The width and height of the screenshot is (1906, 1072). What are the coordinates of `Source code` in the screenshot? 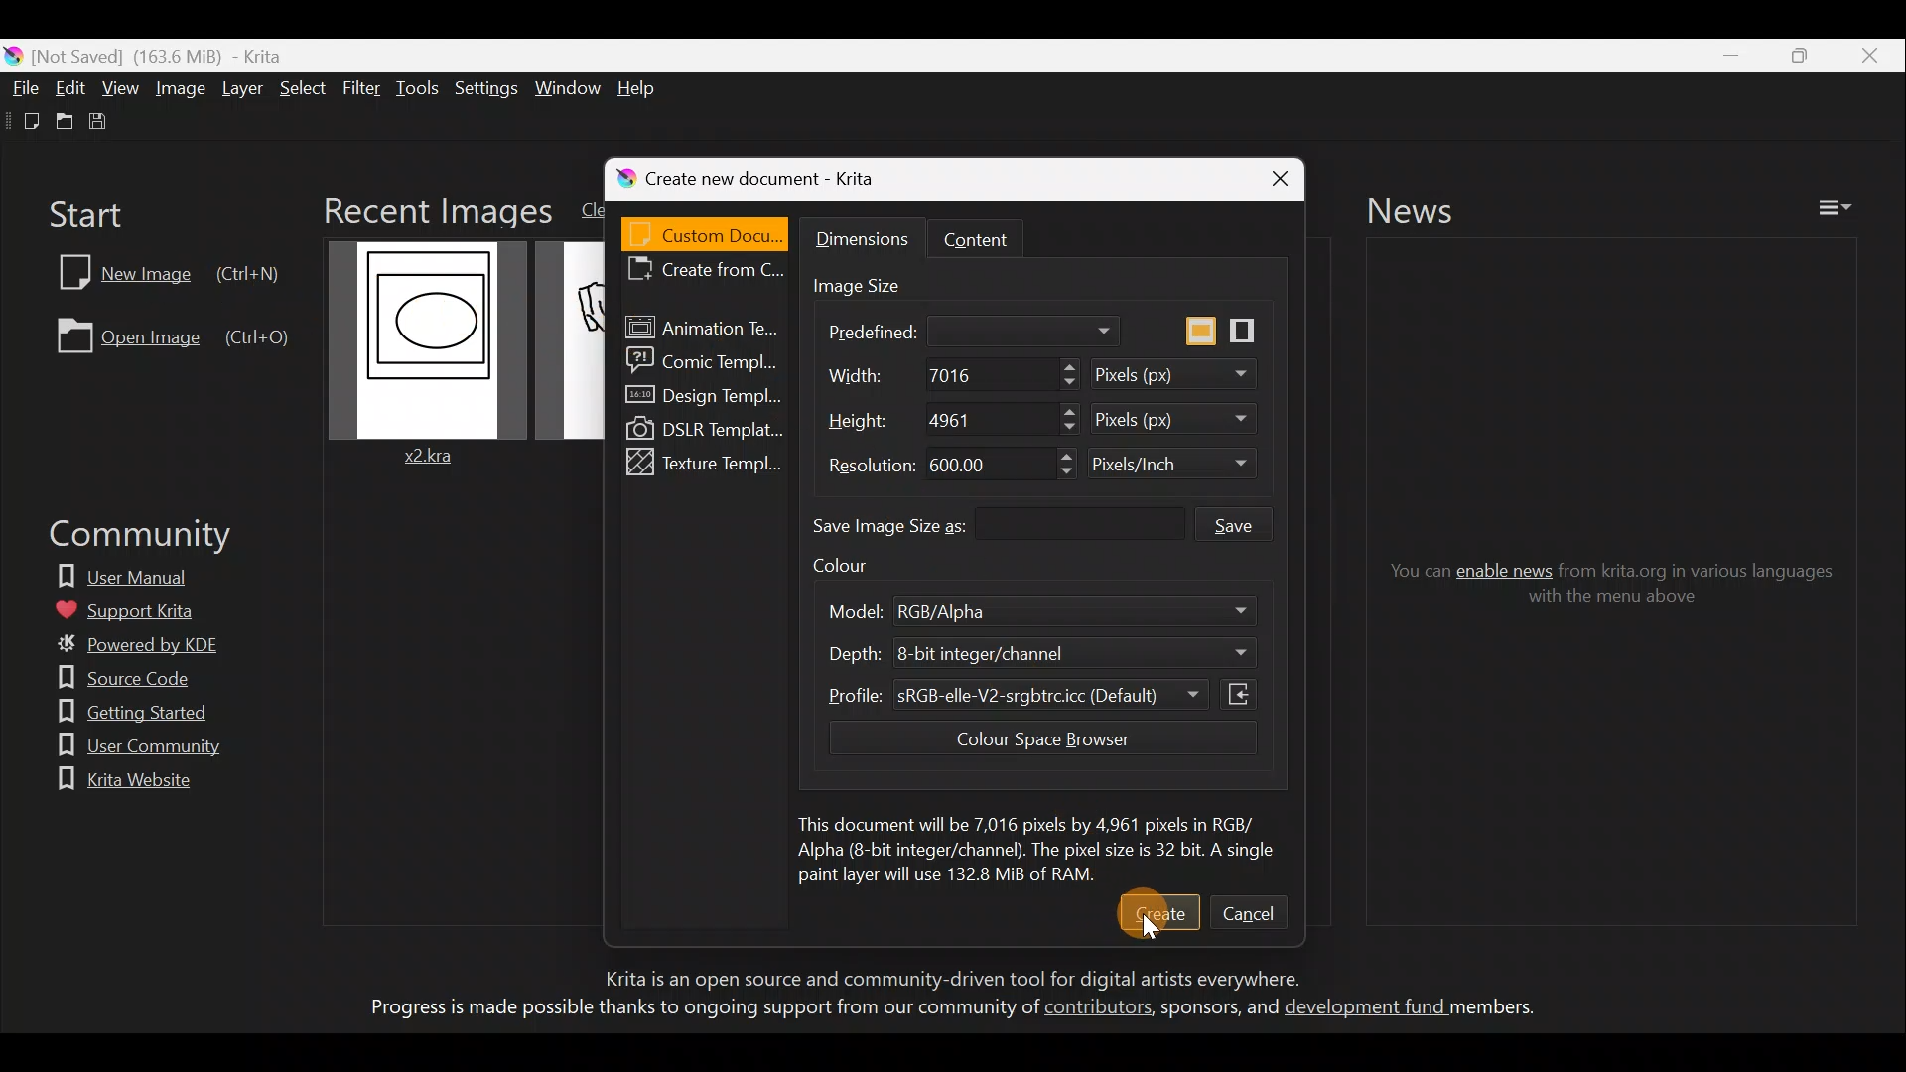 It's located at (115, 678).